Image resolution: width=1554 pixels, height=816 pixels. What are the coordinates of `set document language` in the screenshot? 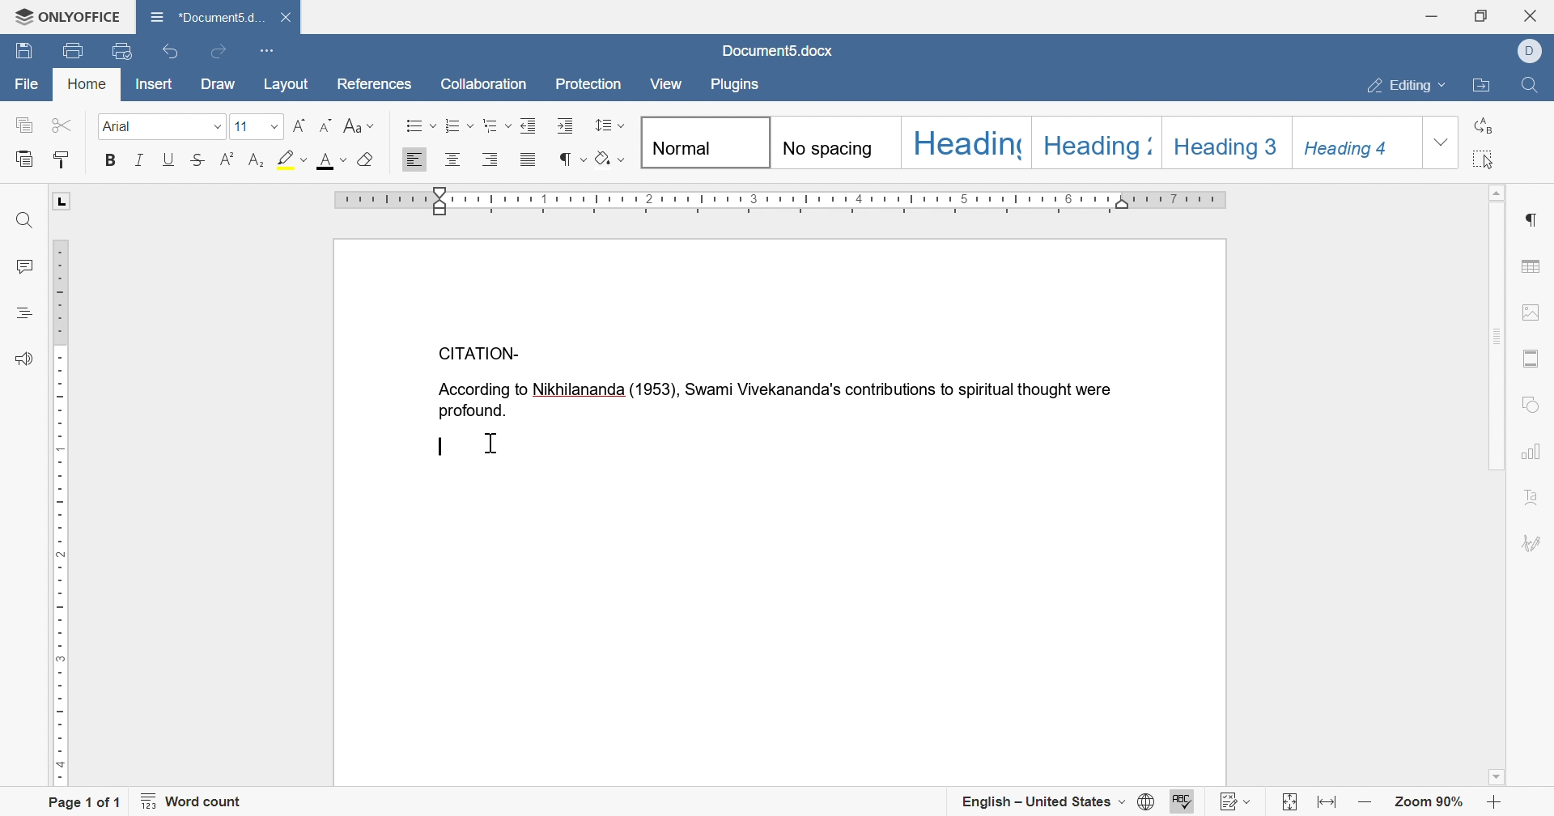 It's located at (1149, 802).